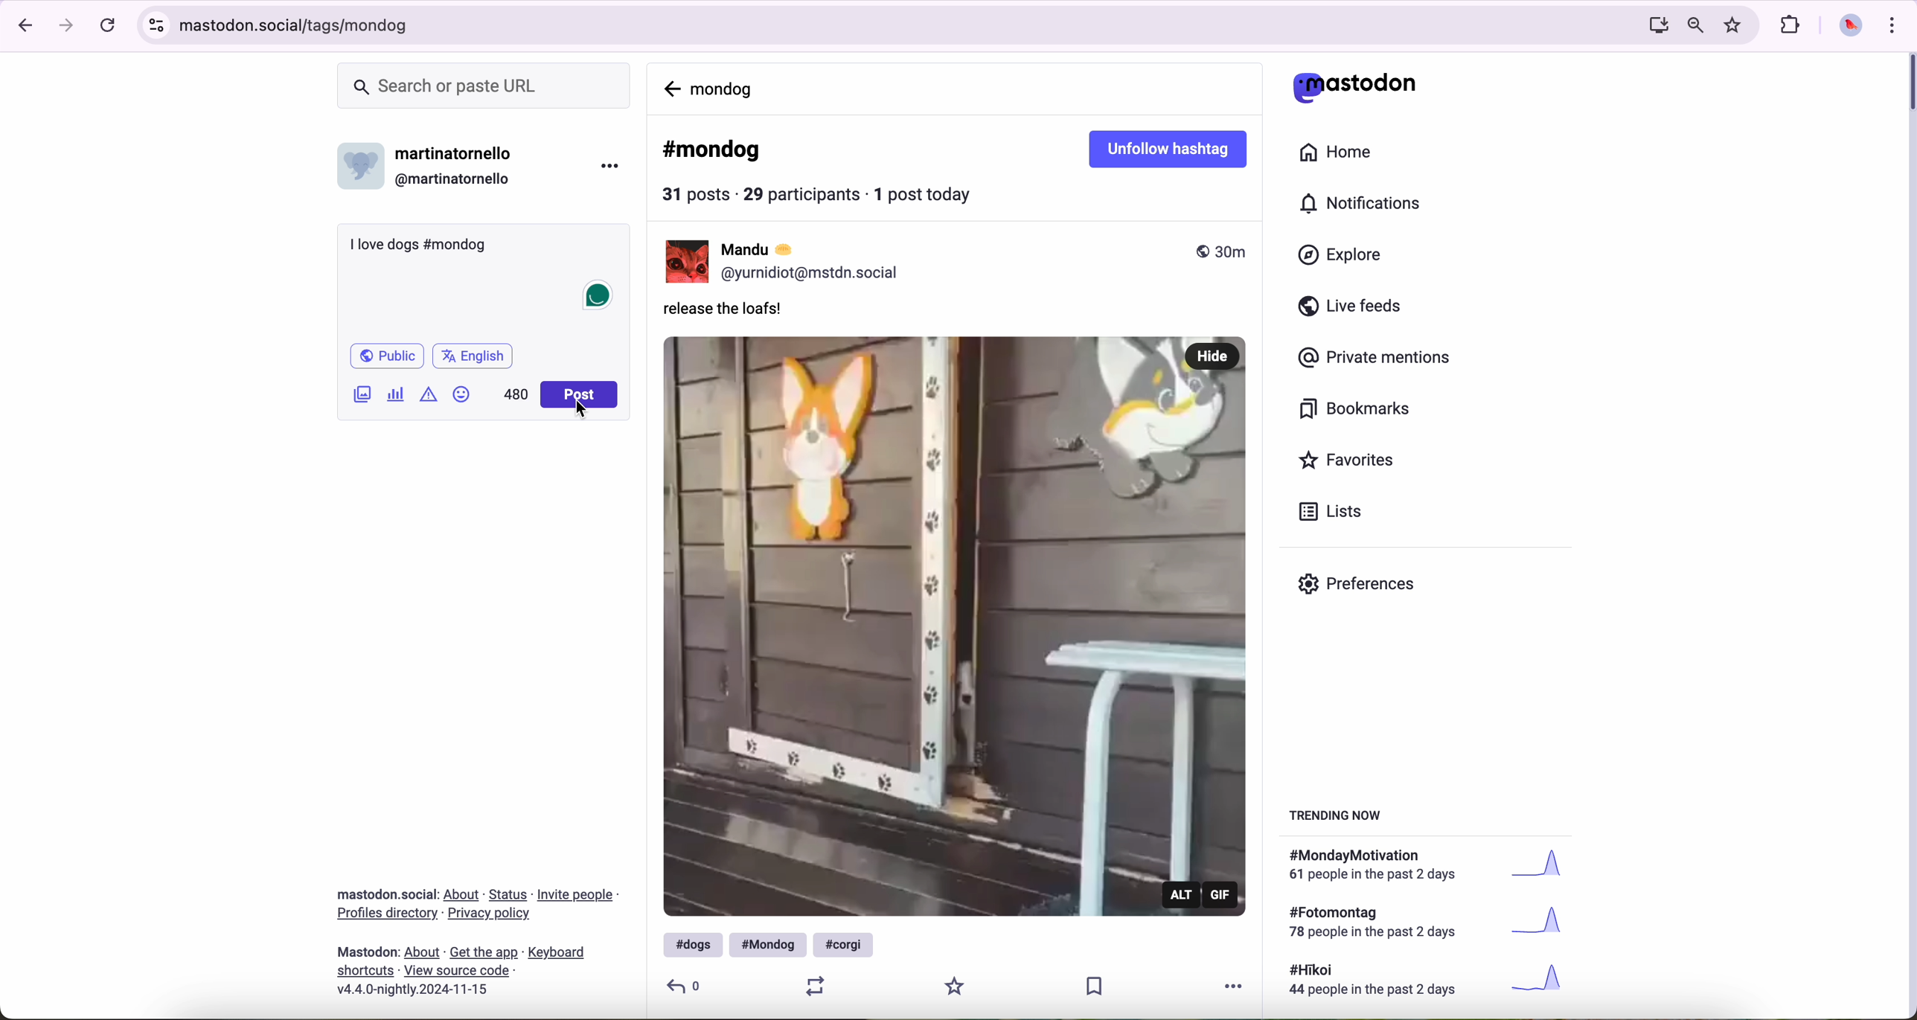  I want to click on Mastodon social, so click(383, 894).